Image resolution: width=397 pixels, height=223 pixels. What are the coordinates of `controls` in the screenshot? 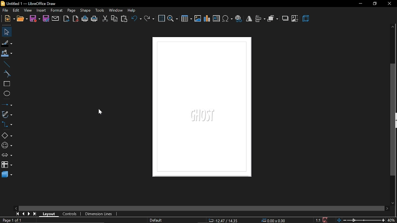 It's located at (68, 214).